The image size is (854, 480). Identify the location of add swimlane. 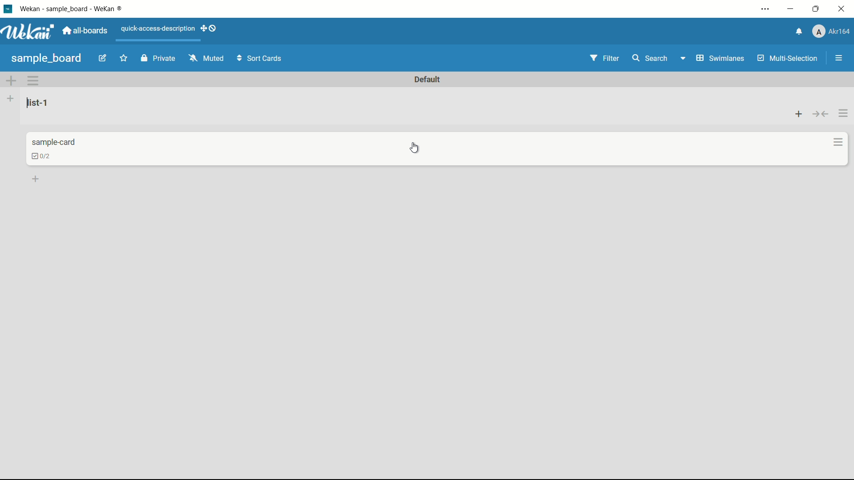
(12, 80).